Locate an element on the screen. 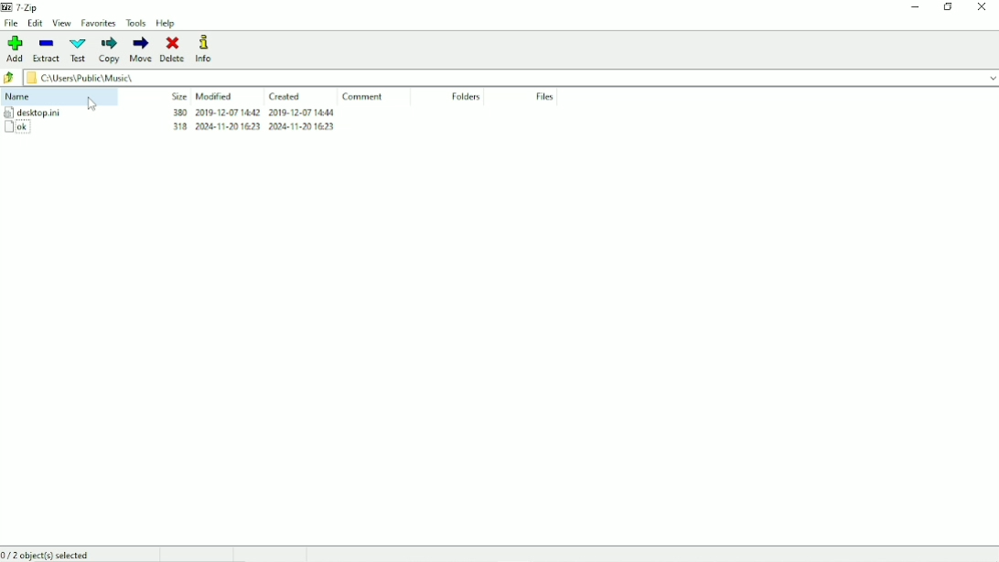 Image resolution: width=999 pixels, height=562 pixels. File is located at coordinates (11, 23).